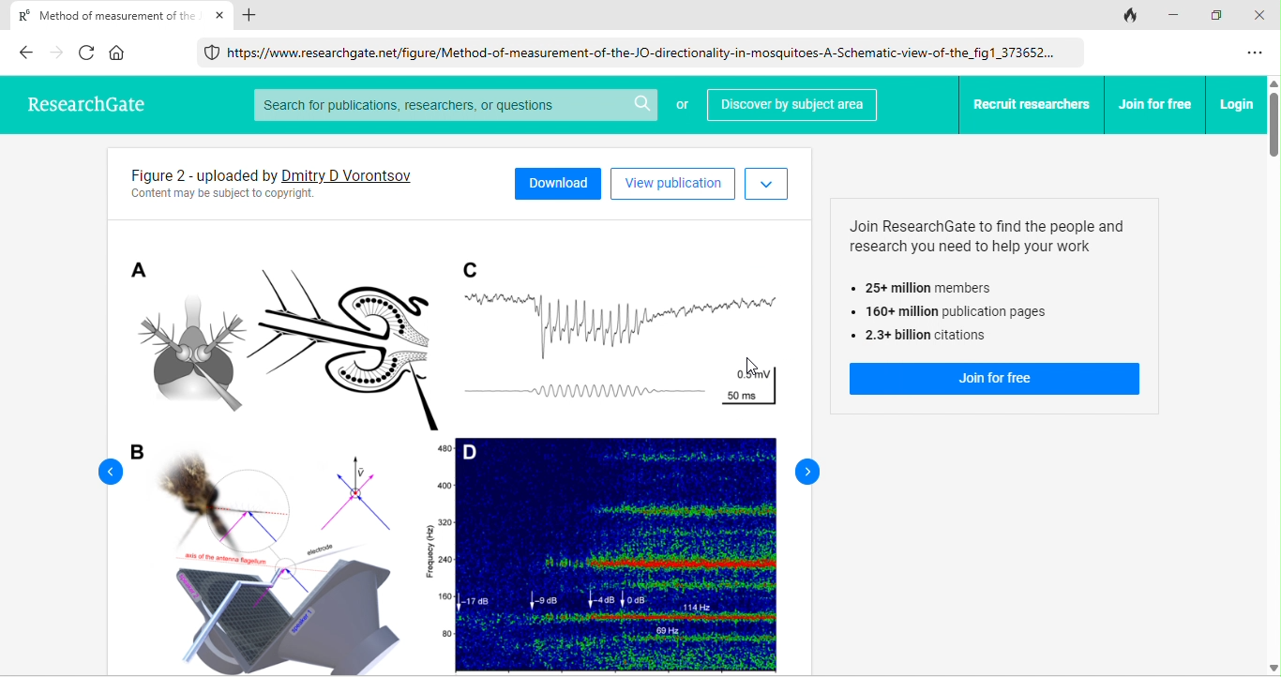  What do you see at coordinates (996, 280) in the screenshot?
I see `Here is the transcription of the image:  ---  **Join ResearchGate to find the people and research you need to help your work**  - 25+ million members   - 160+ million publication pages   - 2.3+ billion citations  ` at bounding box center [996, 280].